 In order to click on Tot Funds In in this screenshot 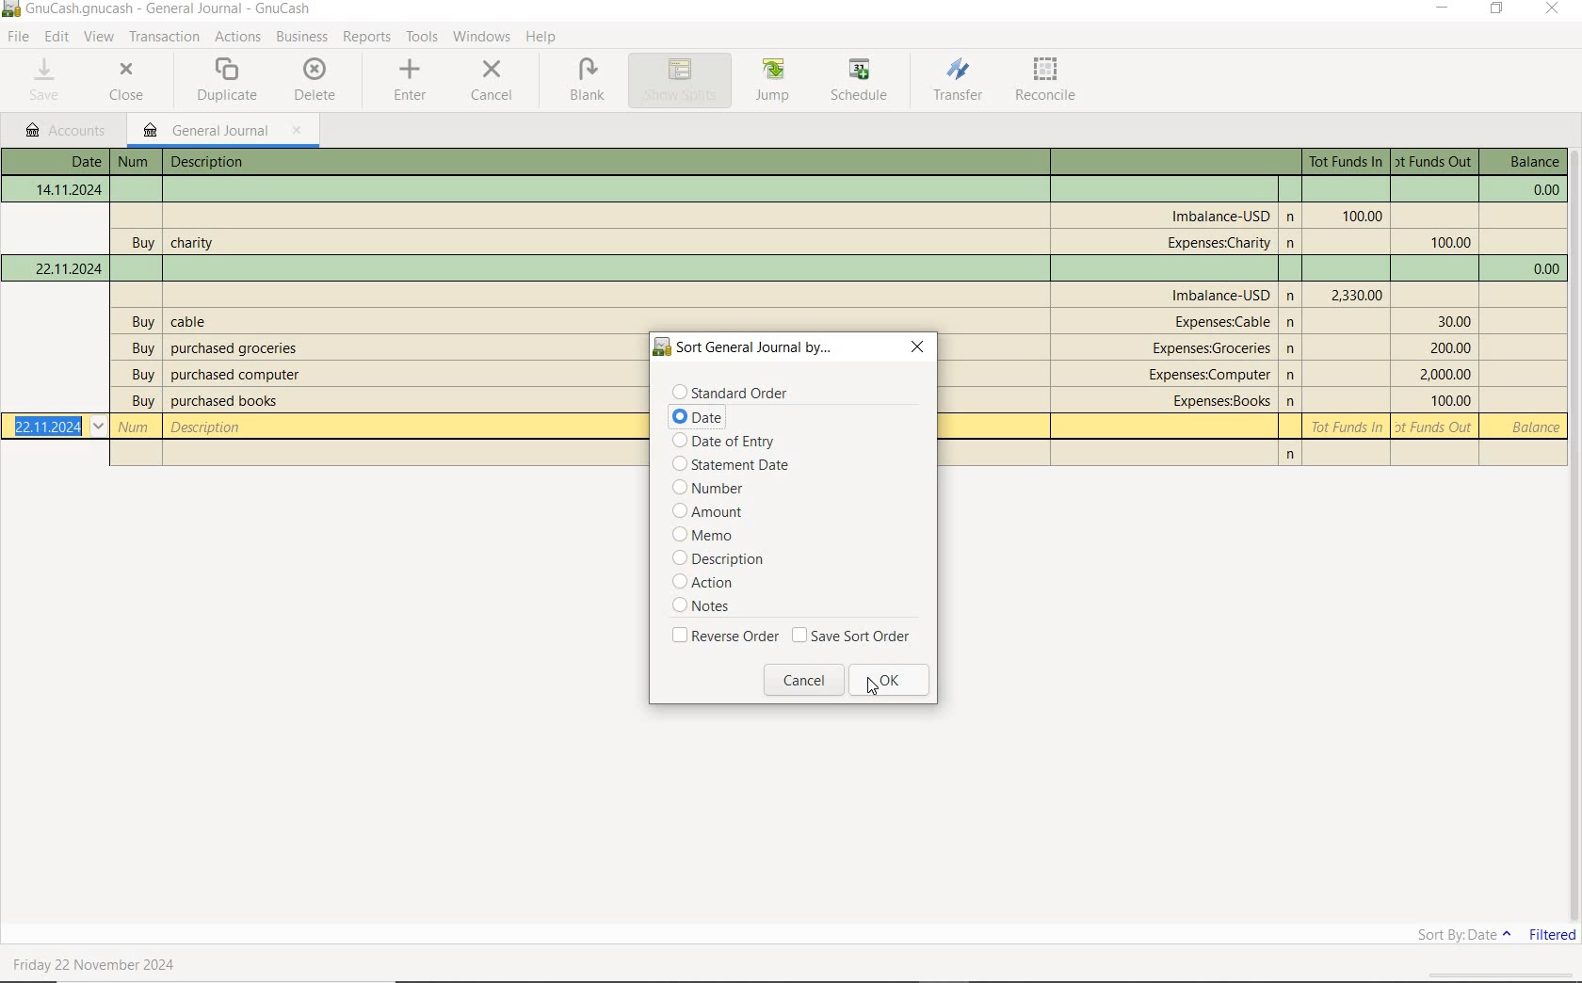, I will do `click(1360, 216)`.